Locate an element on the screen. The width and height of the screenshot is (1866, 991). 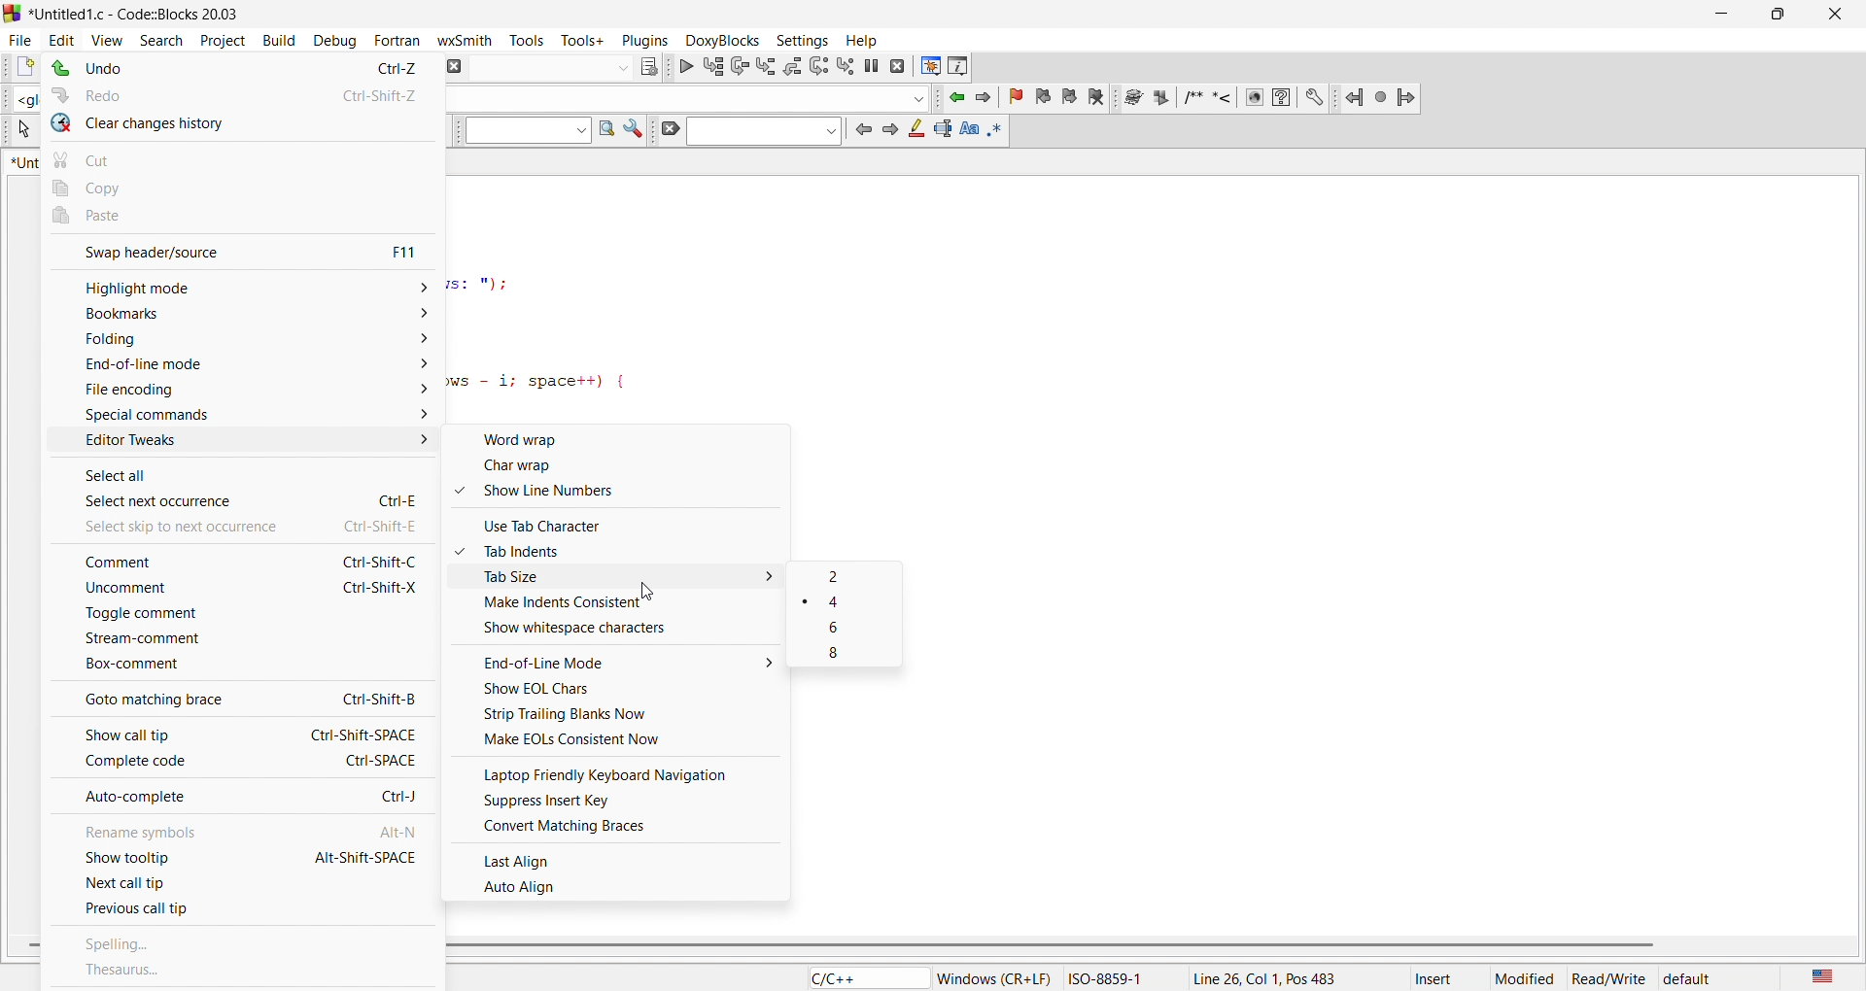
previous call tip is located at coordinates (245, 911).